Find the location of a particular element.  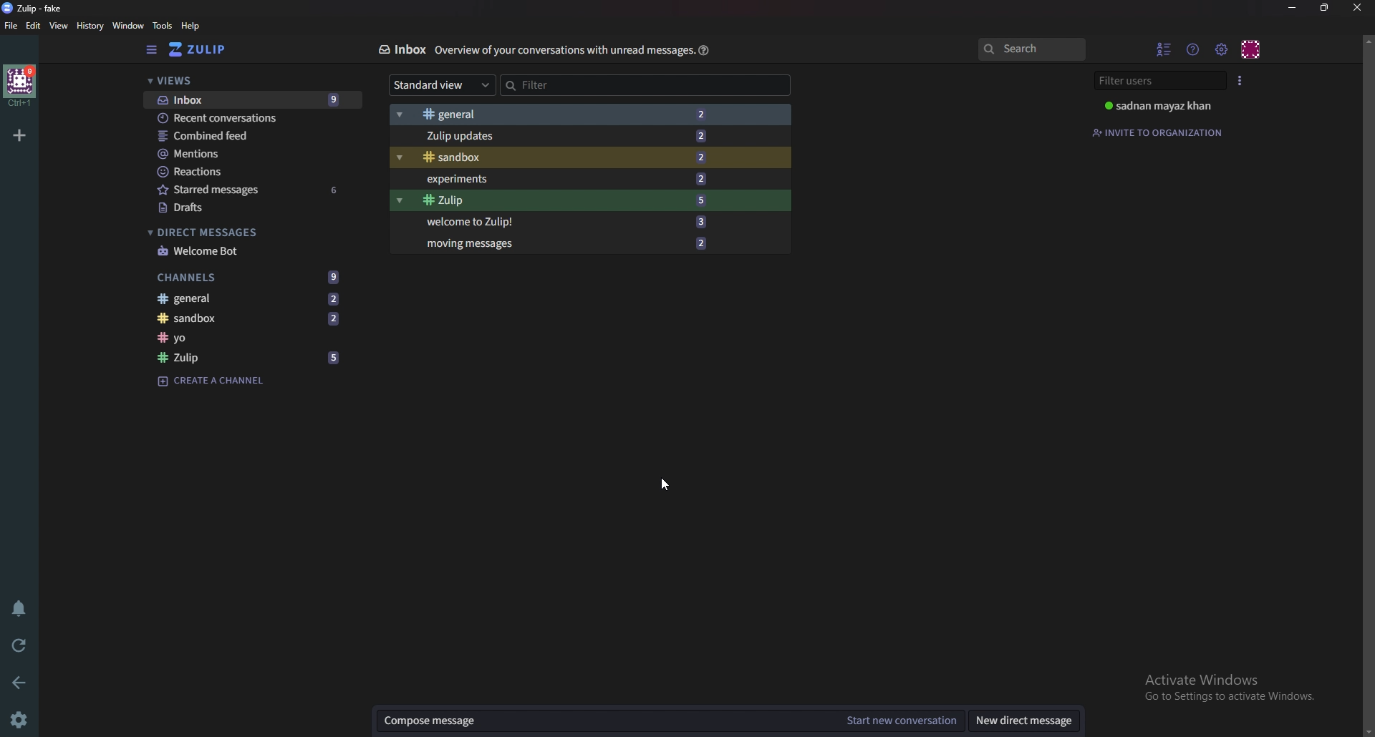

cursor is located at coordinates (666, 483).